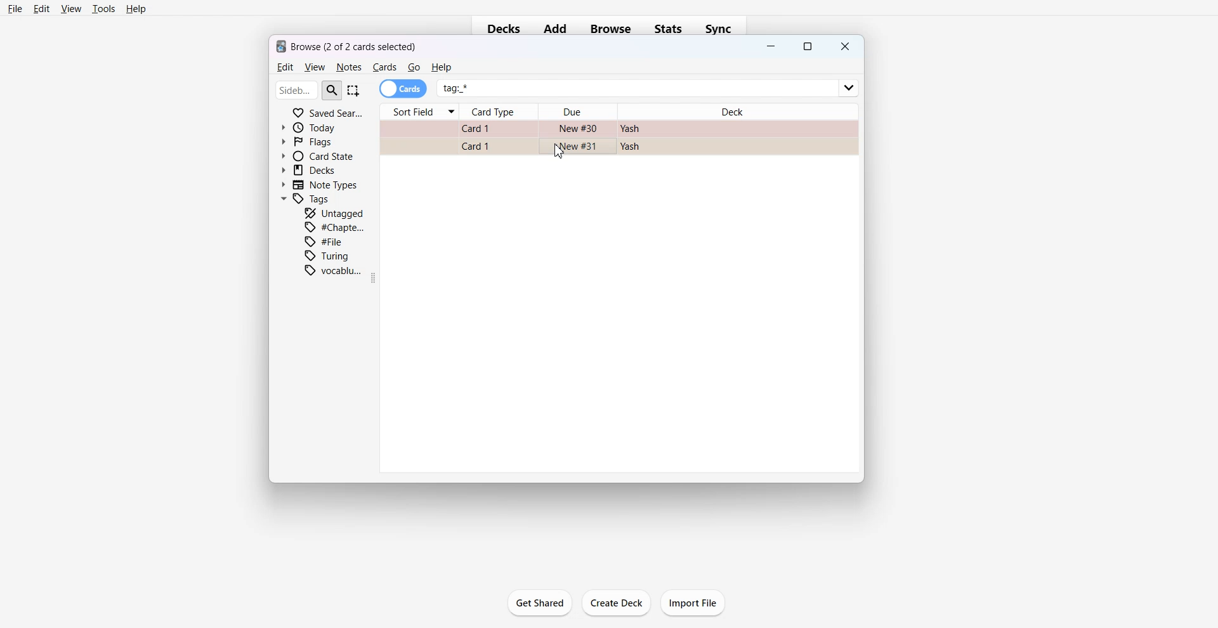 This screenshot has height=628, width=1218. I want to click on Note Types, so click(320, 185).